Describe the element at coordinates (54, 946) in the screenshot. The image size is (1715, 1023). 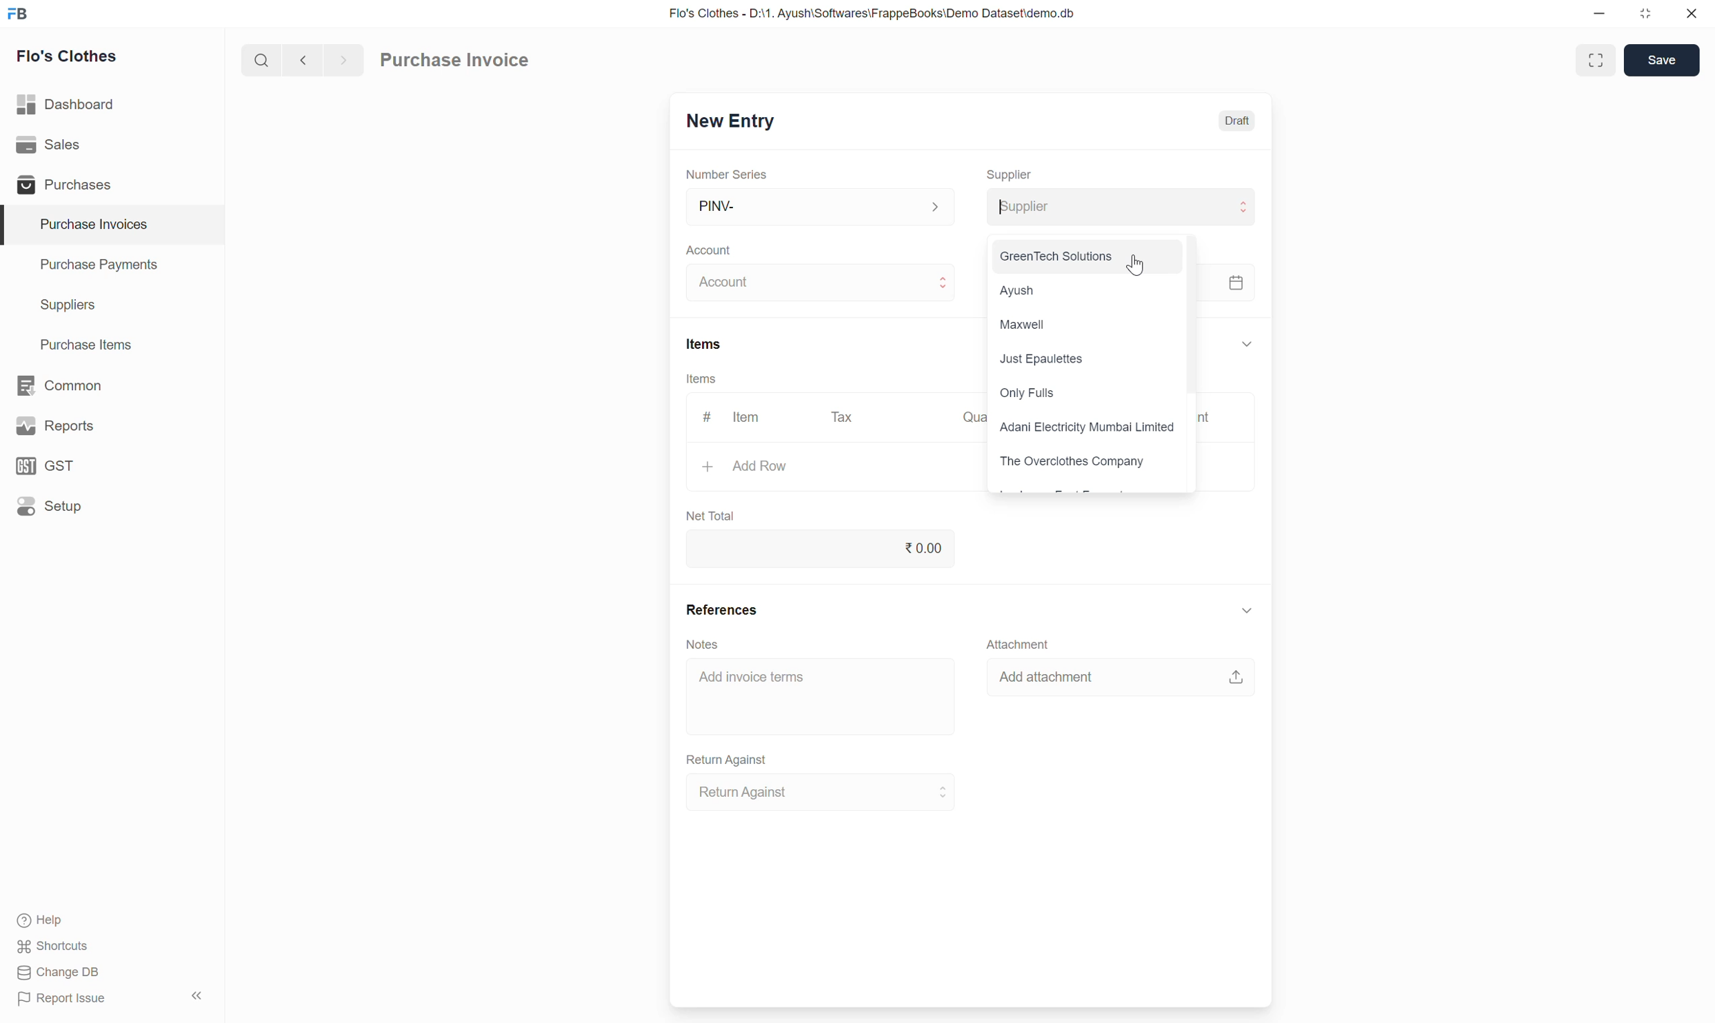
I see `Shortcuts` at that location.